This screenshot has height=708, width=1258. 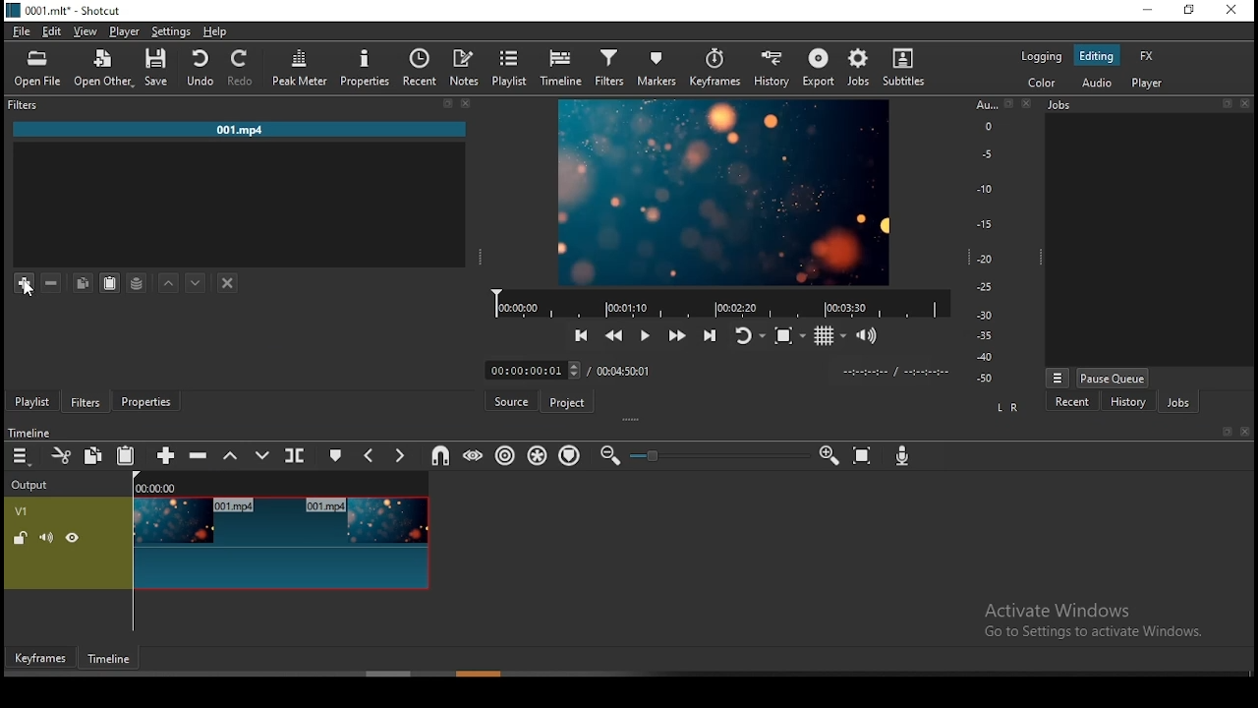 What do you see at coordinates (147, 402) in the screenshot?
I see `properties` at bounding box center [147, 402].